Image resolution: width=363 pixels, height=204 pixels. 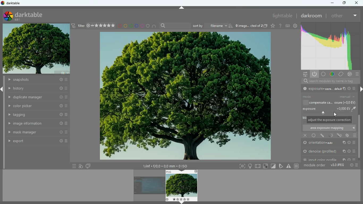 I want to click on power, so click(x=315, y=74).